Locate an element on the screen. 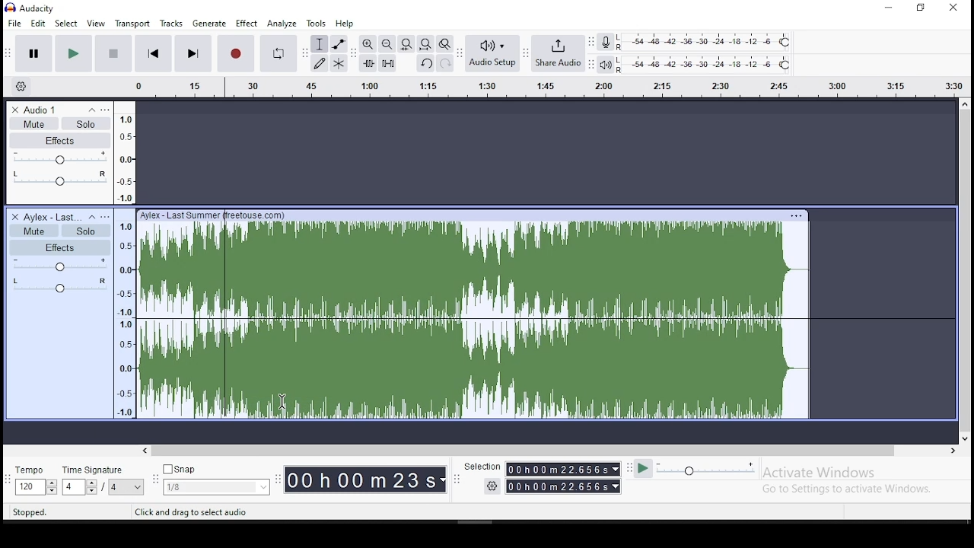 The width and height of the screenshot is (974, 548). view is located at coordinates (97, 24).